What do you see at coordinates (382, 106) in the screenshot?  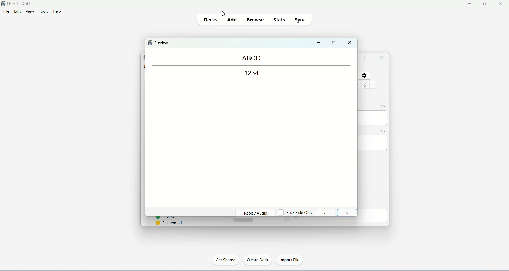 I see `HTML editor` at bounding box center [382, 106].